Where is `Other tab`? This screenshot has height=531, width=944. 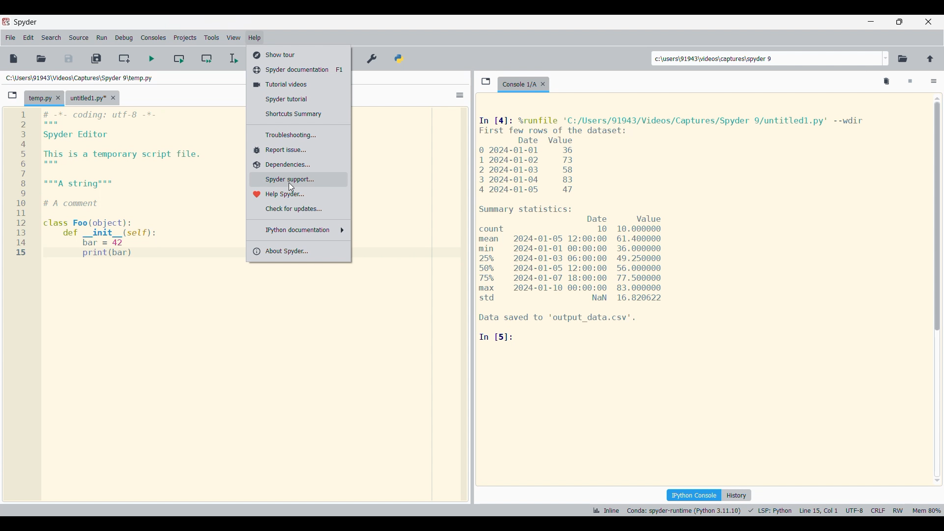 Other tab is located at coordinates (93, 98).